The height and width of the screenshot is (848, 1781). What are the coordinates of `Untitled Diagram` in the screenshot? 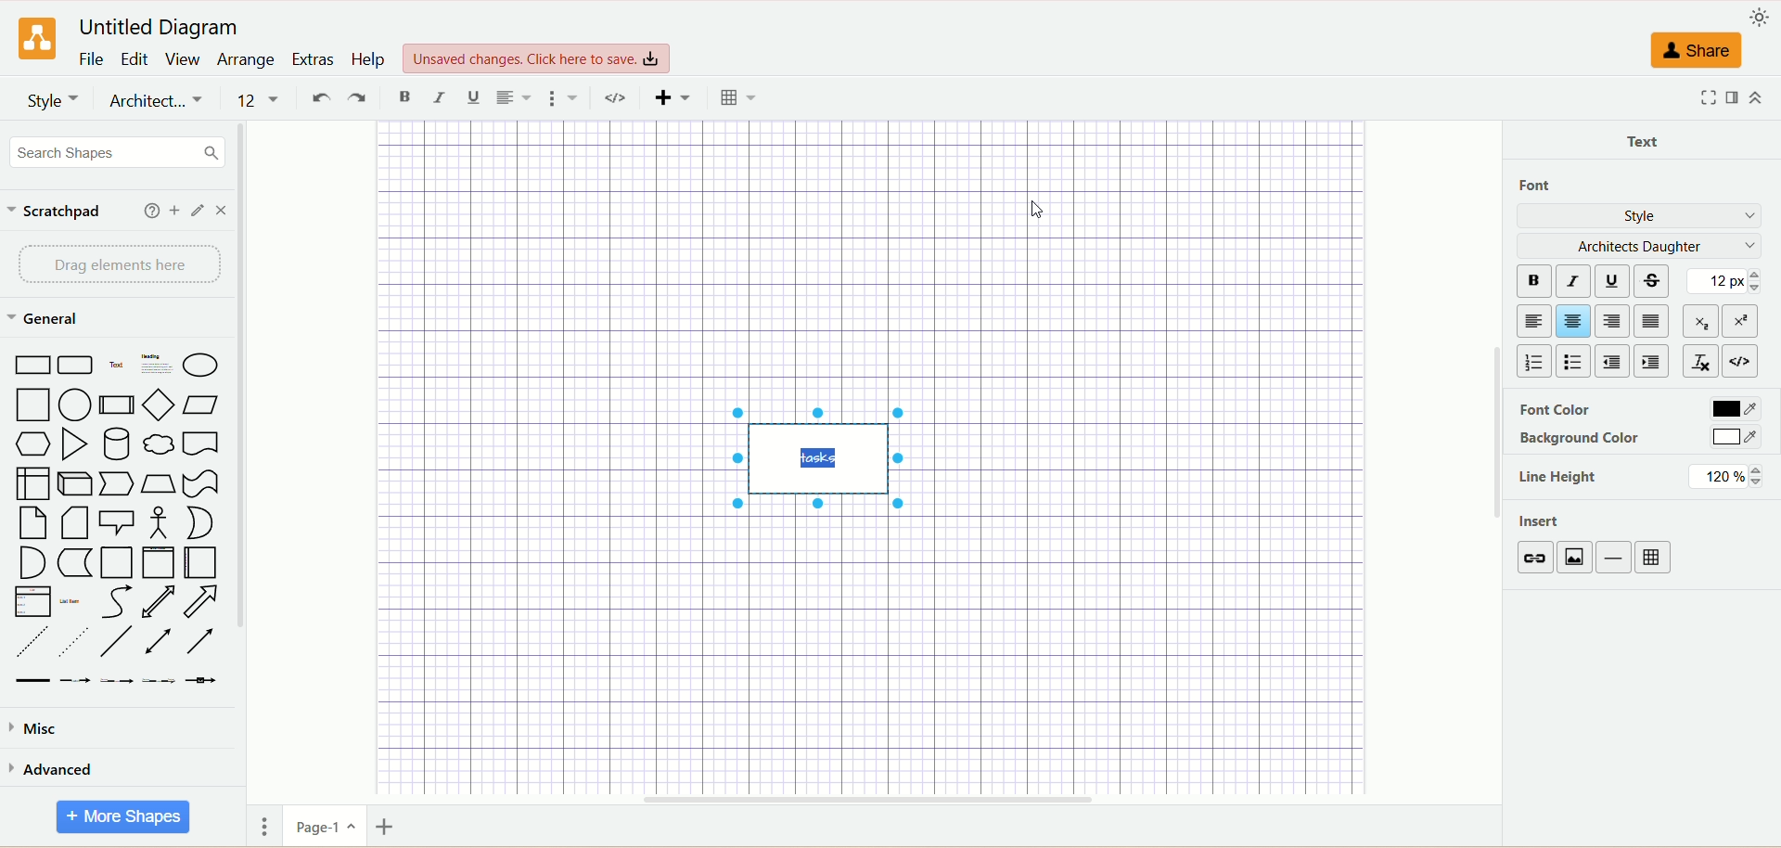 It's located at (160, 30).